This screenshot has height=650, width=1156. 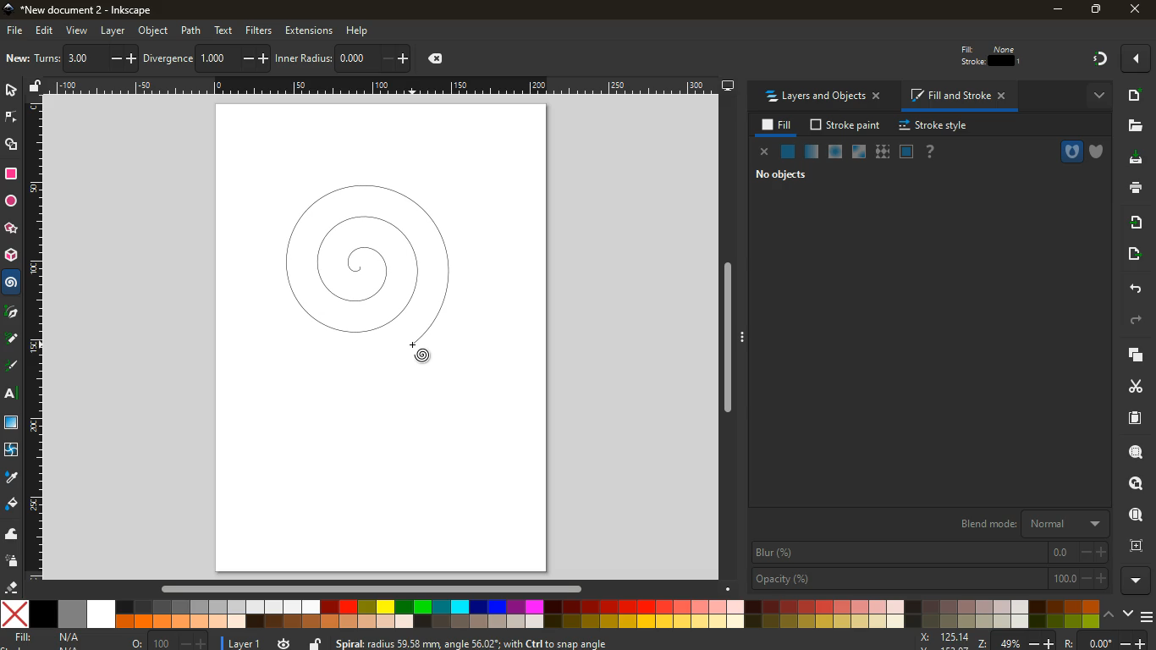 I want to click on print, so click(x=1134, y=189).